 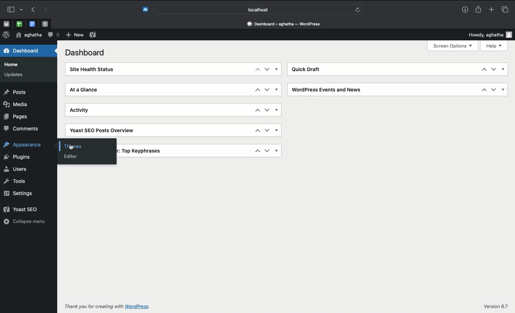 I want to click on Sidebar, so click(x=13, y=10).